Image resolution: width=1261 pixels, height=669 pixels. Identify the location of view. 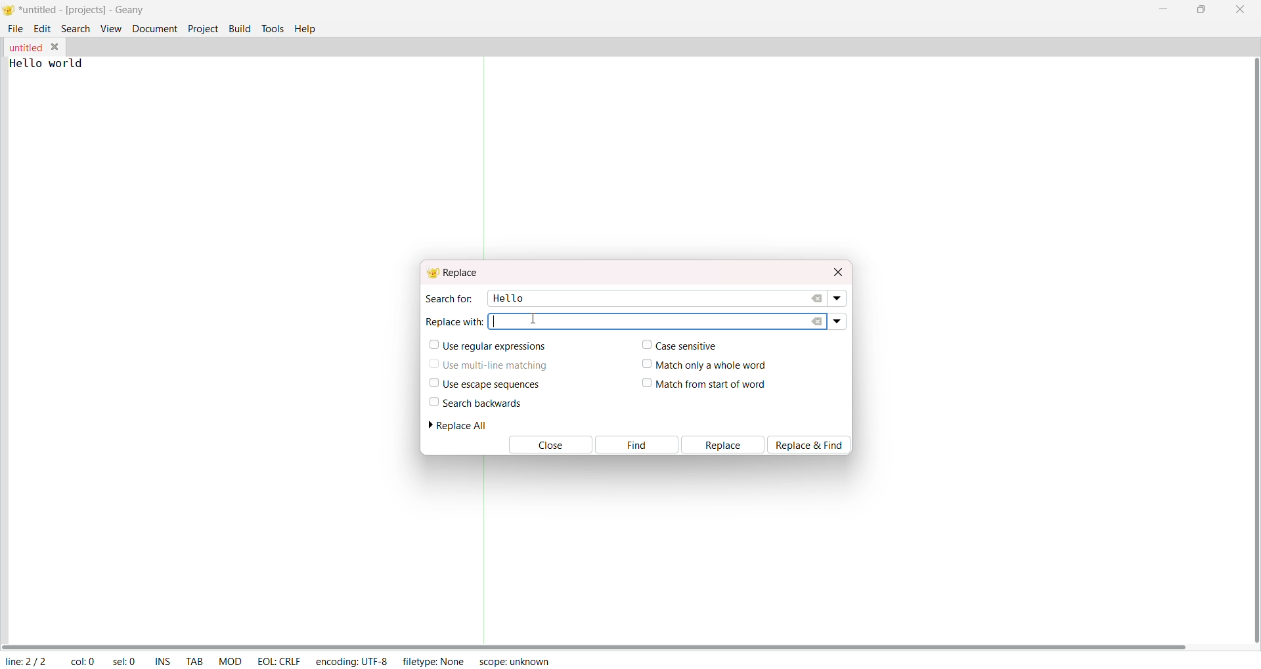
(110, 28).